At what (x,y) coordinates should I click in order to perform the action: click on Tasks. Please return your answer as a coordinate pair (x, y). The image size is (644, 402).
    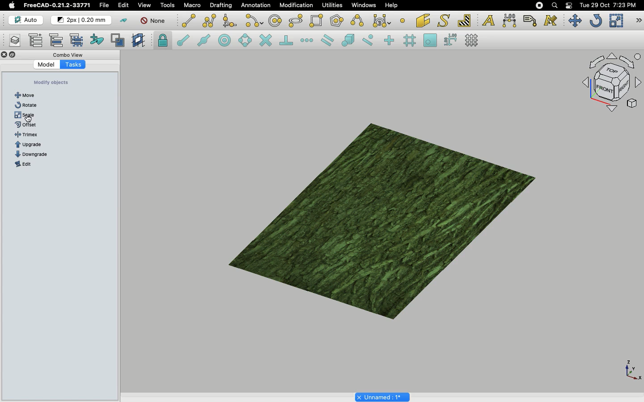
    Looking at the image, I should click on (72, 64).